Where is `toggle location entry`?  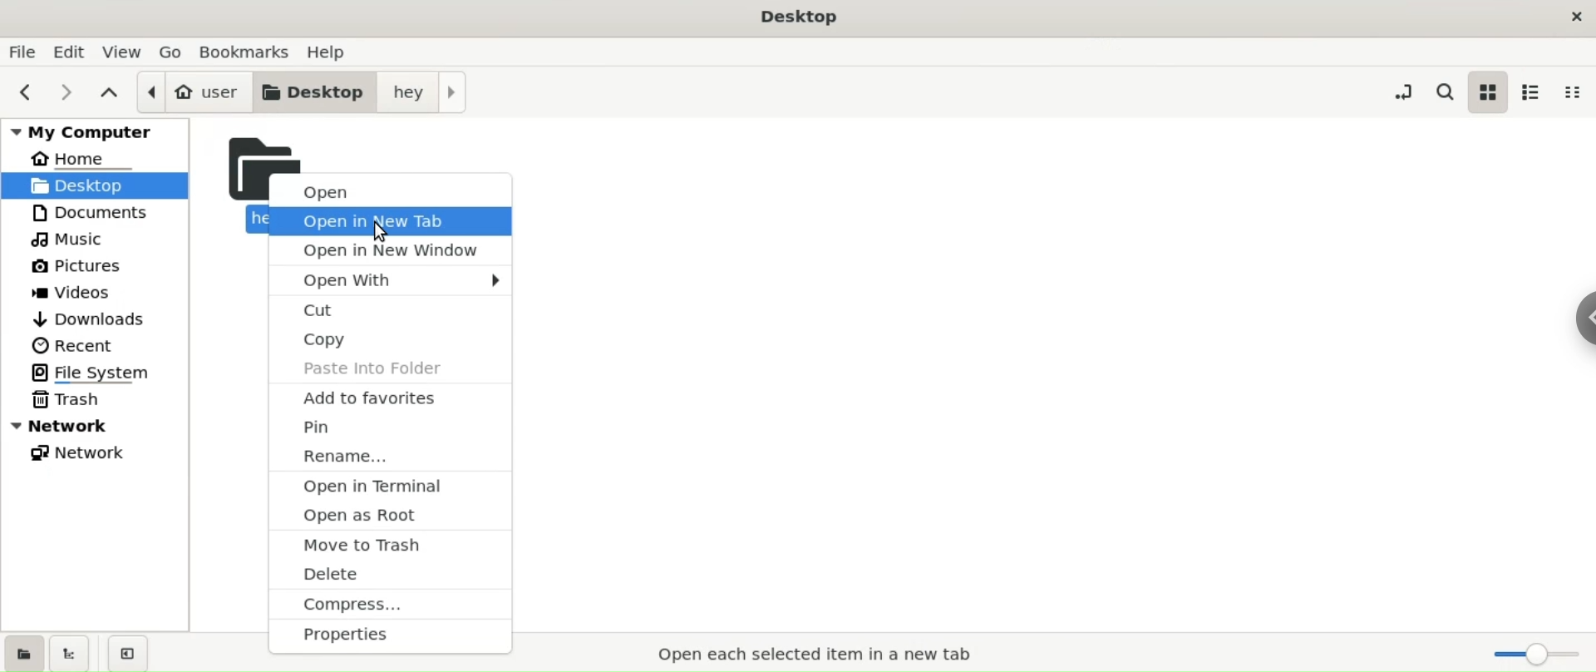 toggle location entry is located at coordinates (1400, 91).